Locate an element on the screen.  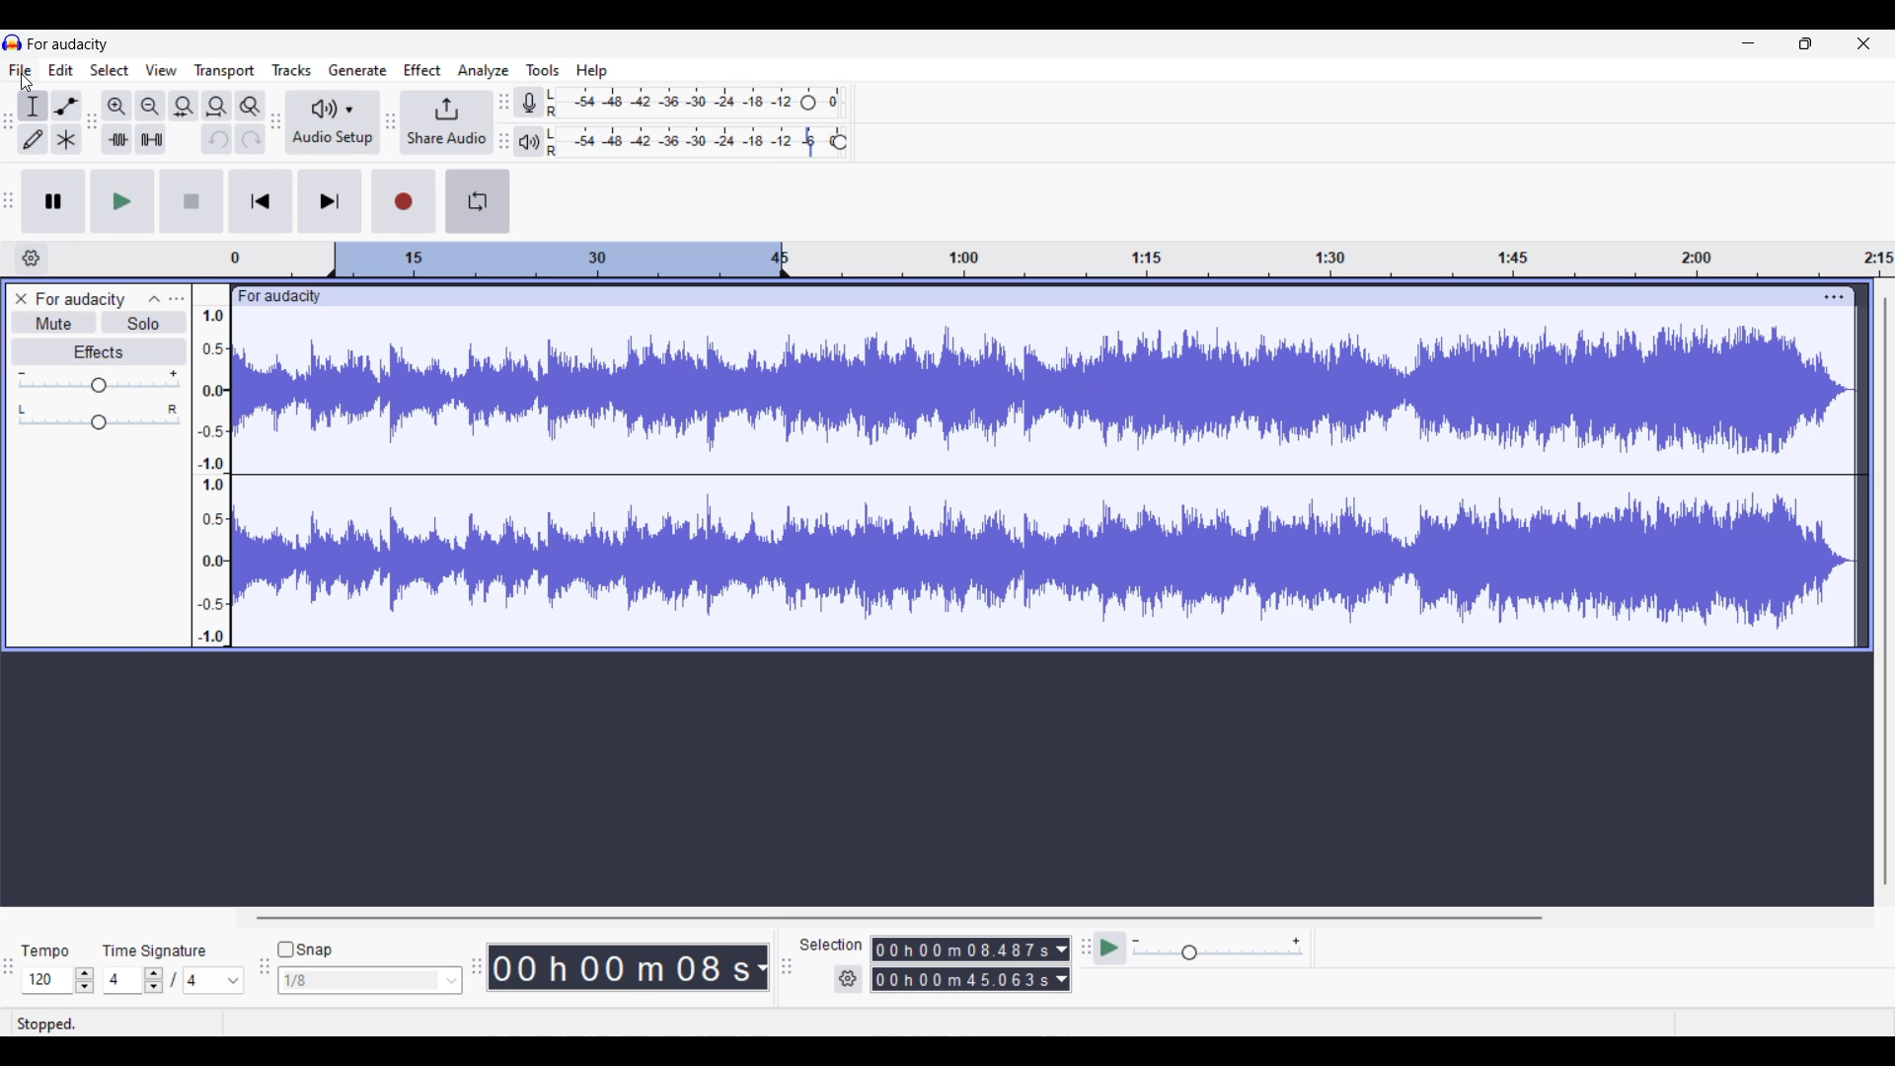
Playback speed scale is located at coordinates (1218, 948).